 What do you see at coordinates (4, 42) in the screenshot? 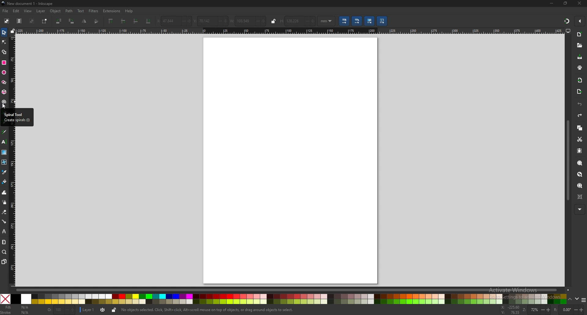
I see `node` at bounding box center [4, 42].